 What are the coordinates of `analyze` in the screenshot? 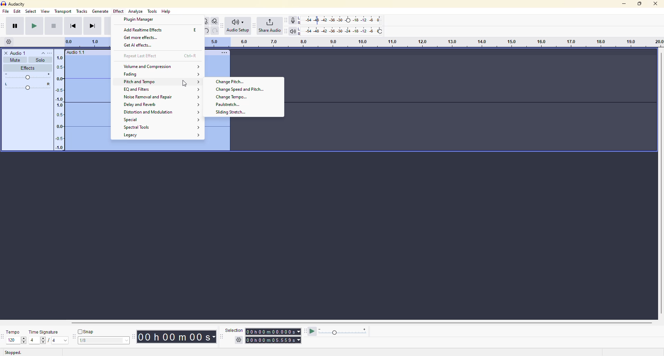 It's located at (136, 11).